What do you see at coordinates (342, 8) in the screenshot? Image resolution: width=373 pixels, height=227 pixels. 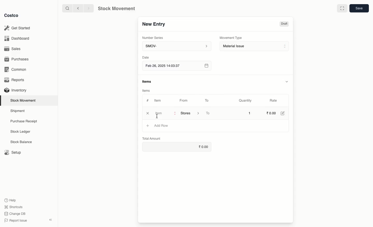 I see `Full width toggle` at bounding box center [342, 8].